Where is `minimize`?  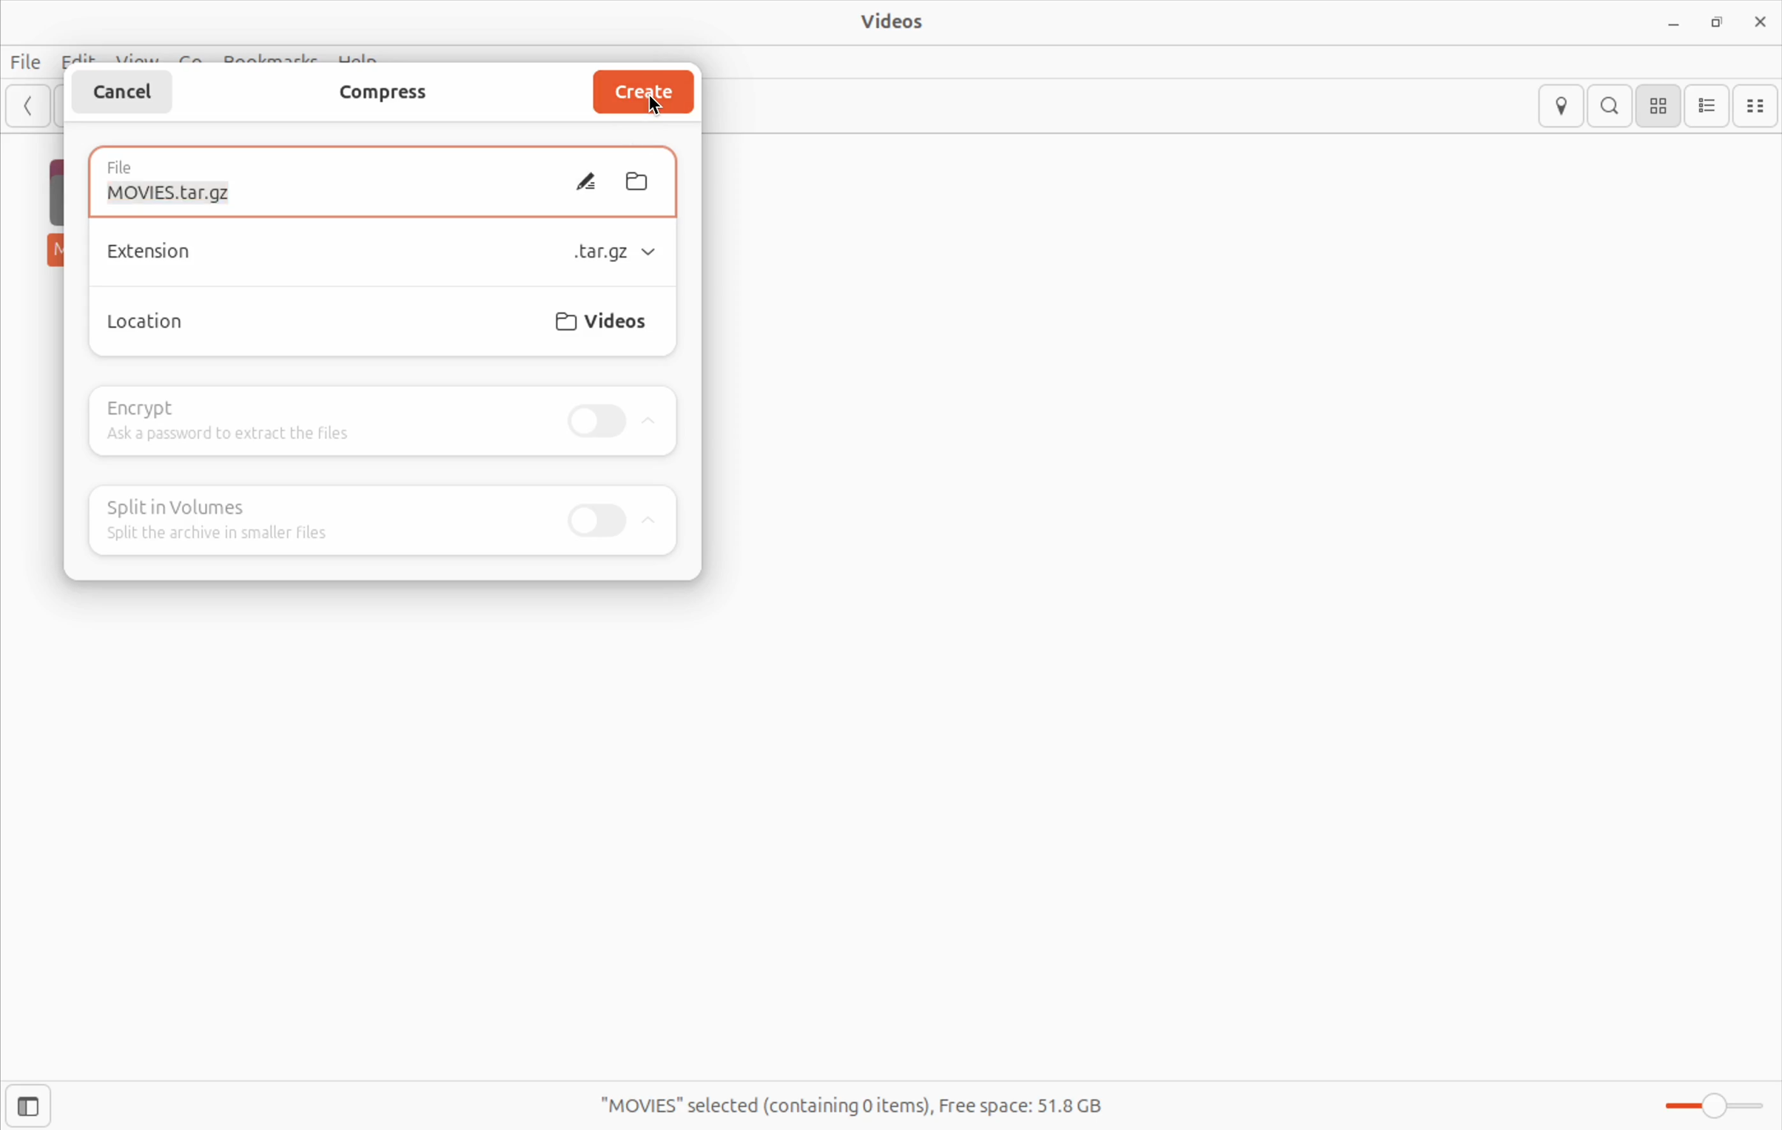
minimize is located at coordinates (1670, 20).